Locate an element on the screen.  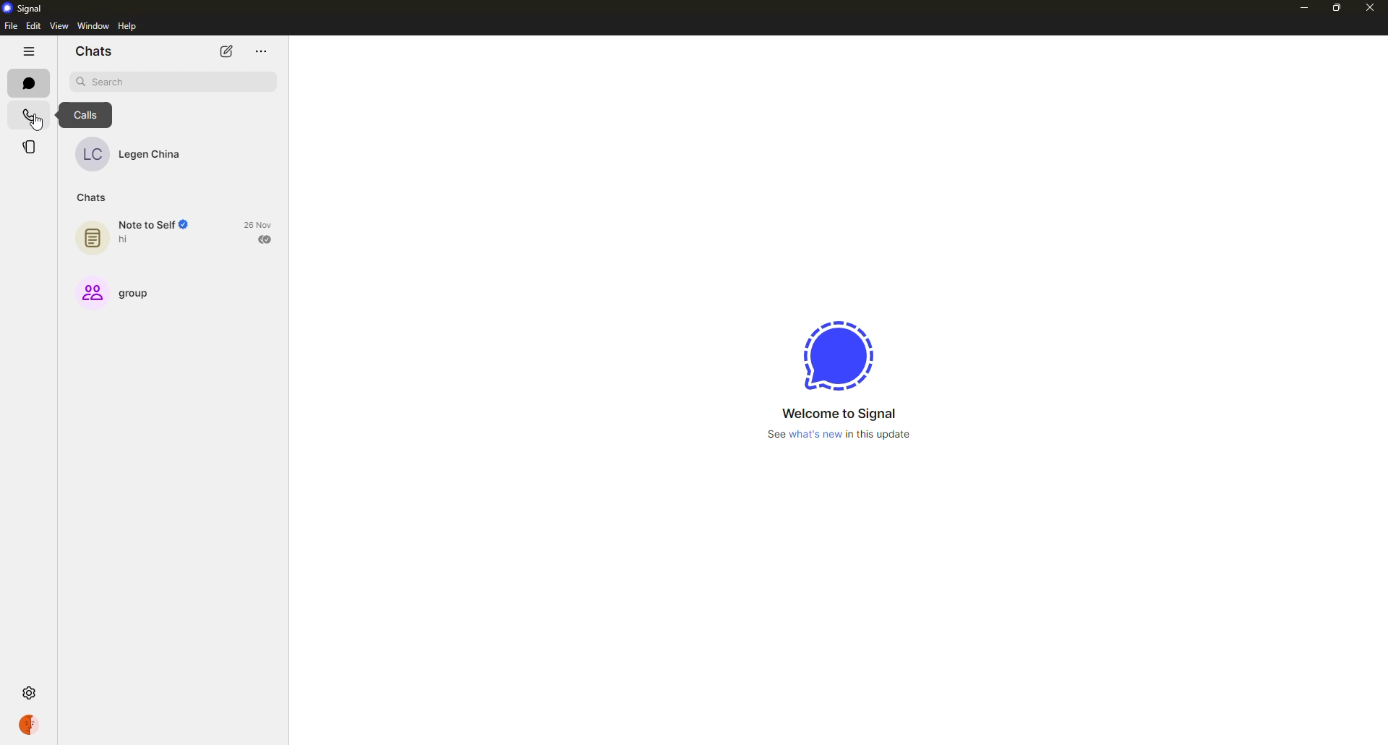
profile is located at coordinates (29, 726).